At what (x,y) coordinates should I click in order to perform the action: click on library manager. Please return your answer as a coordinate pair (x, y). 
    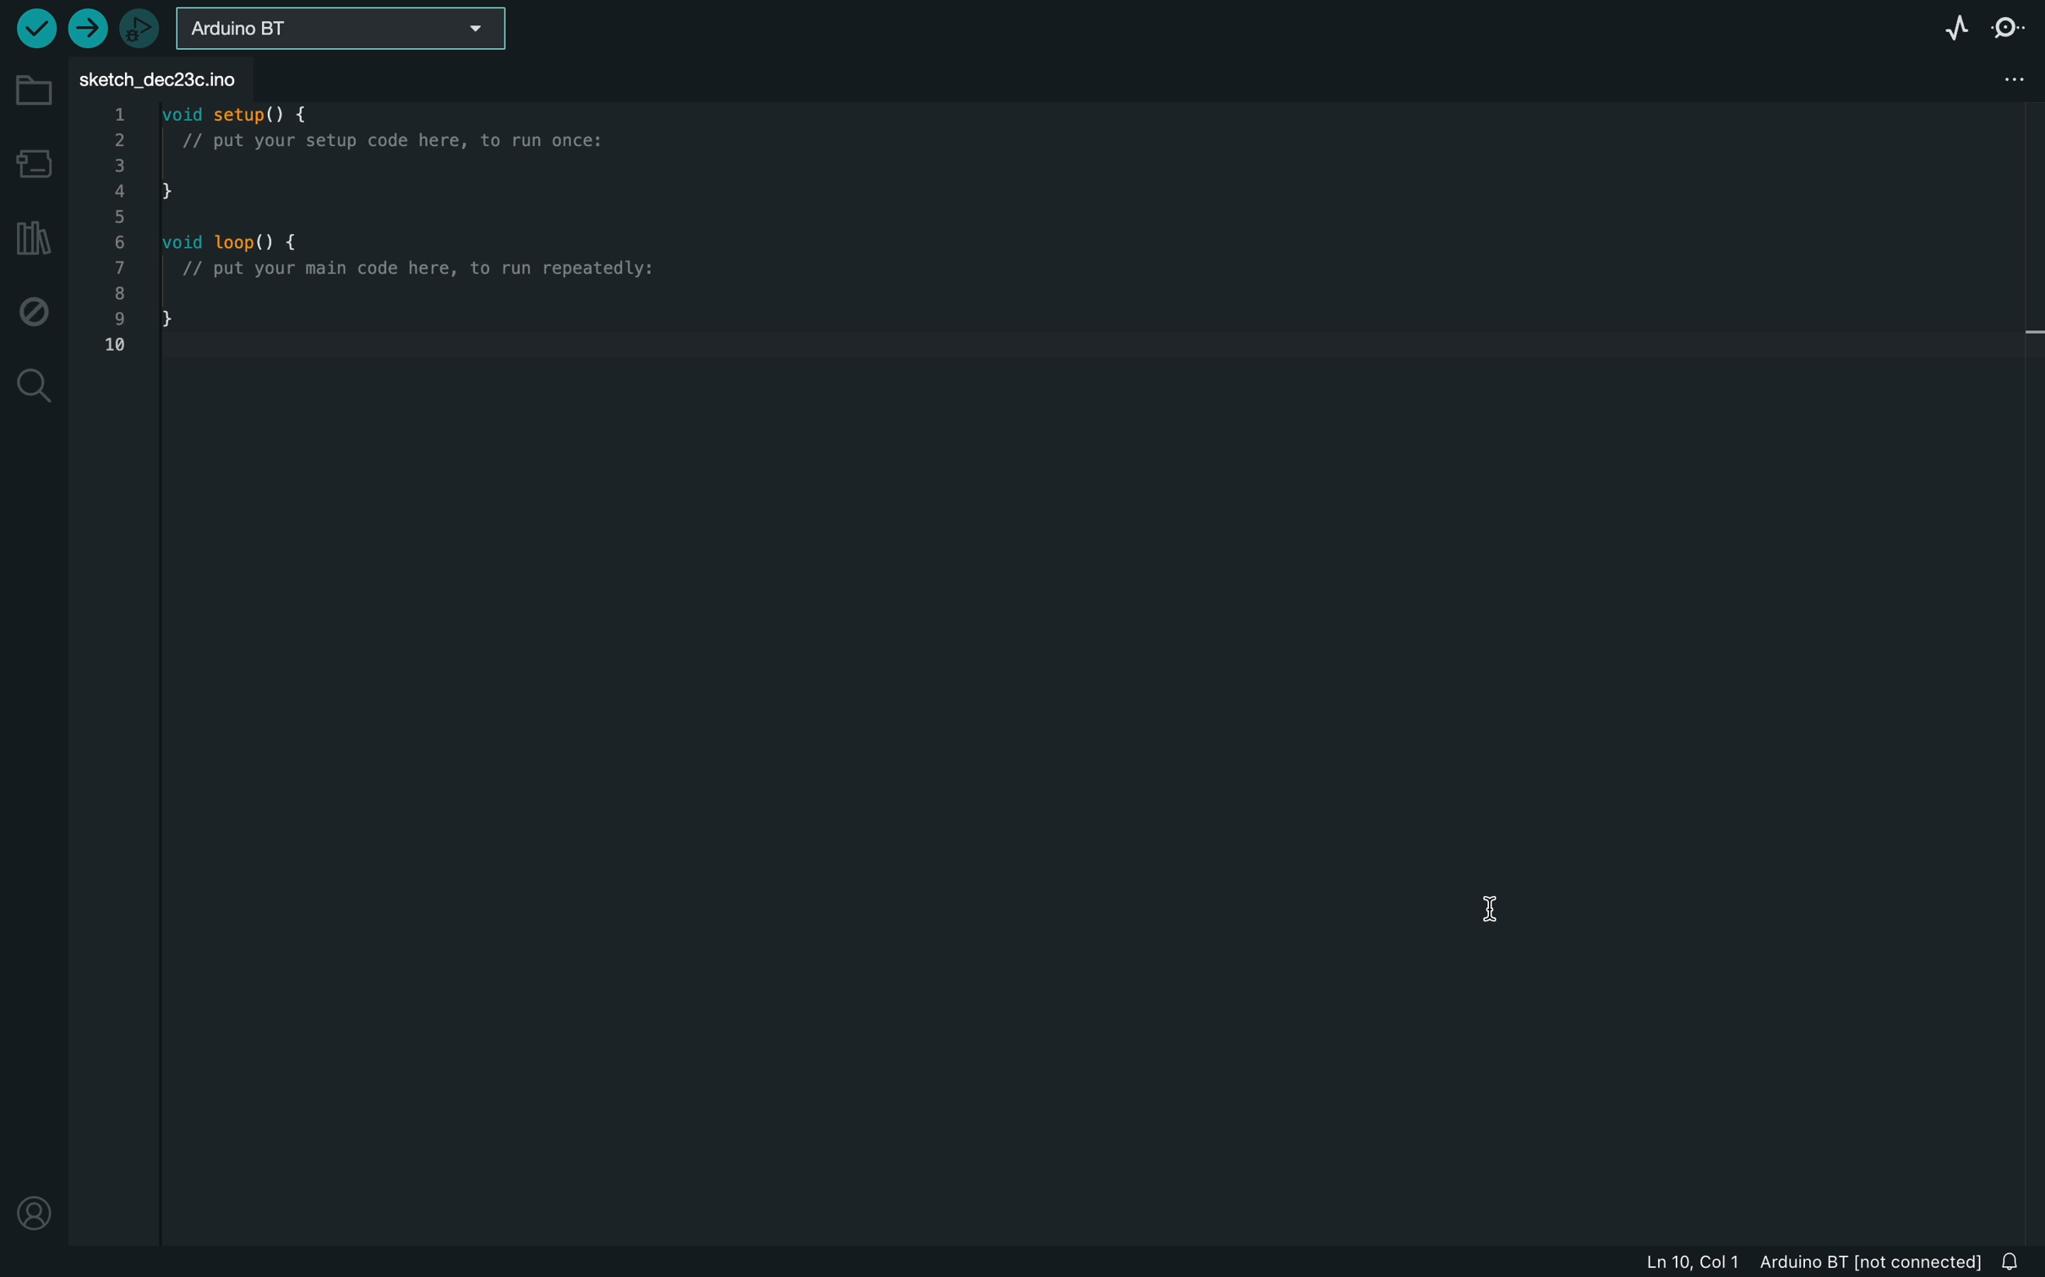
    Looking at the image, I should click on (33, 242).